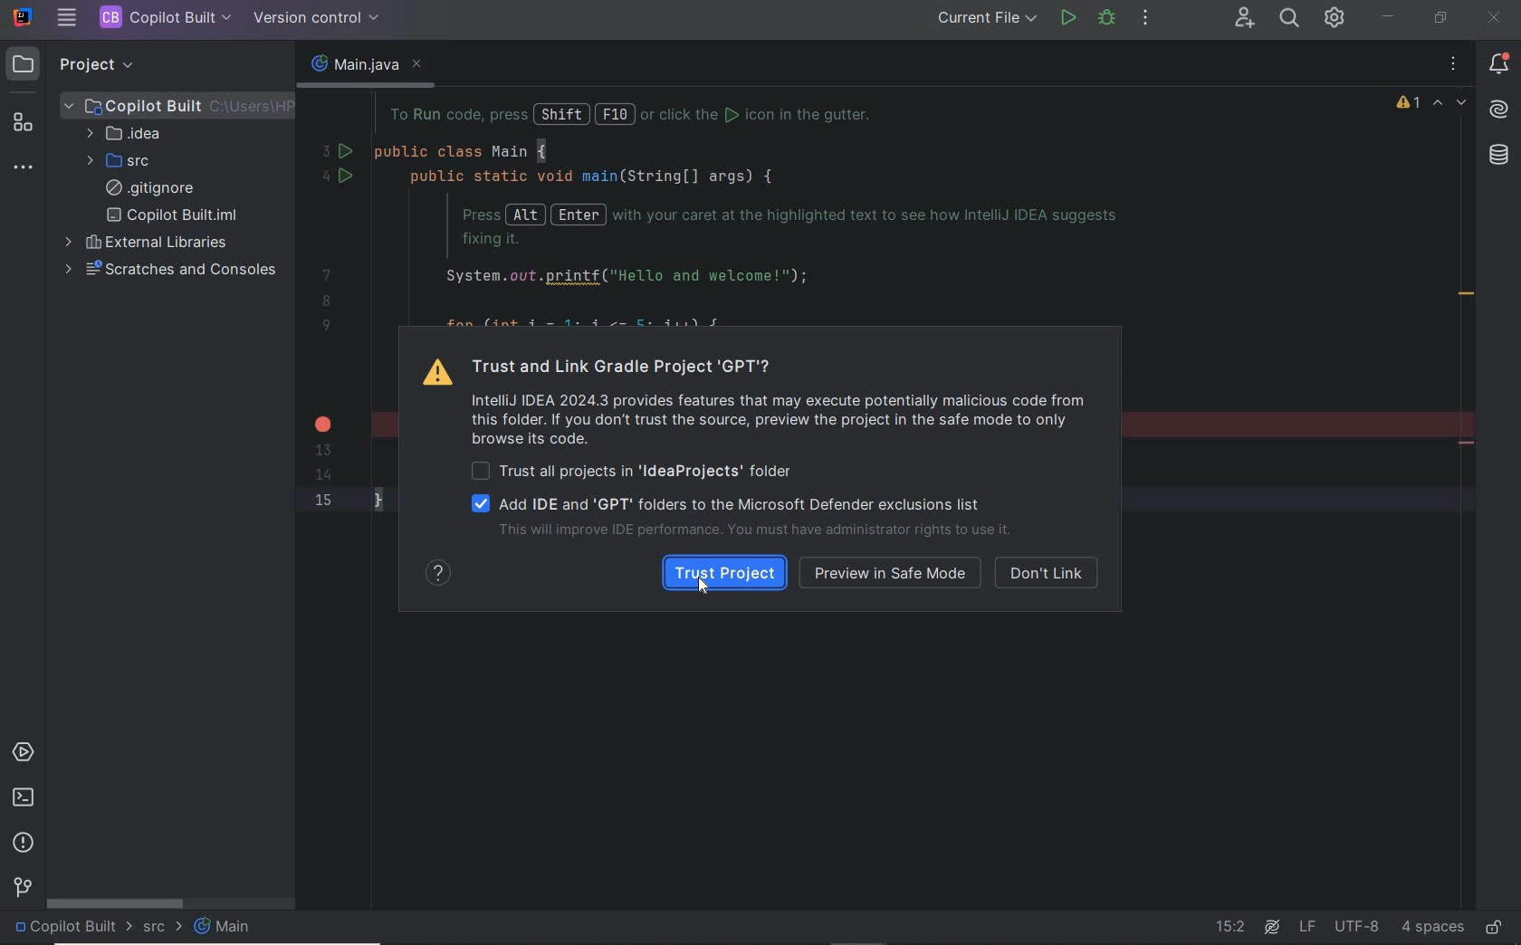 This screenshot has width=1521, height=945. Describe the element at coordinates (164, 928) in the screenshot. I see `src` at that location.